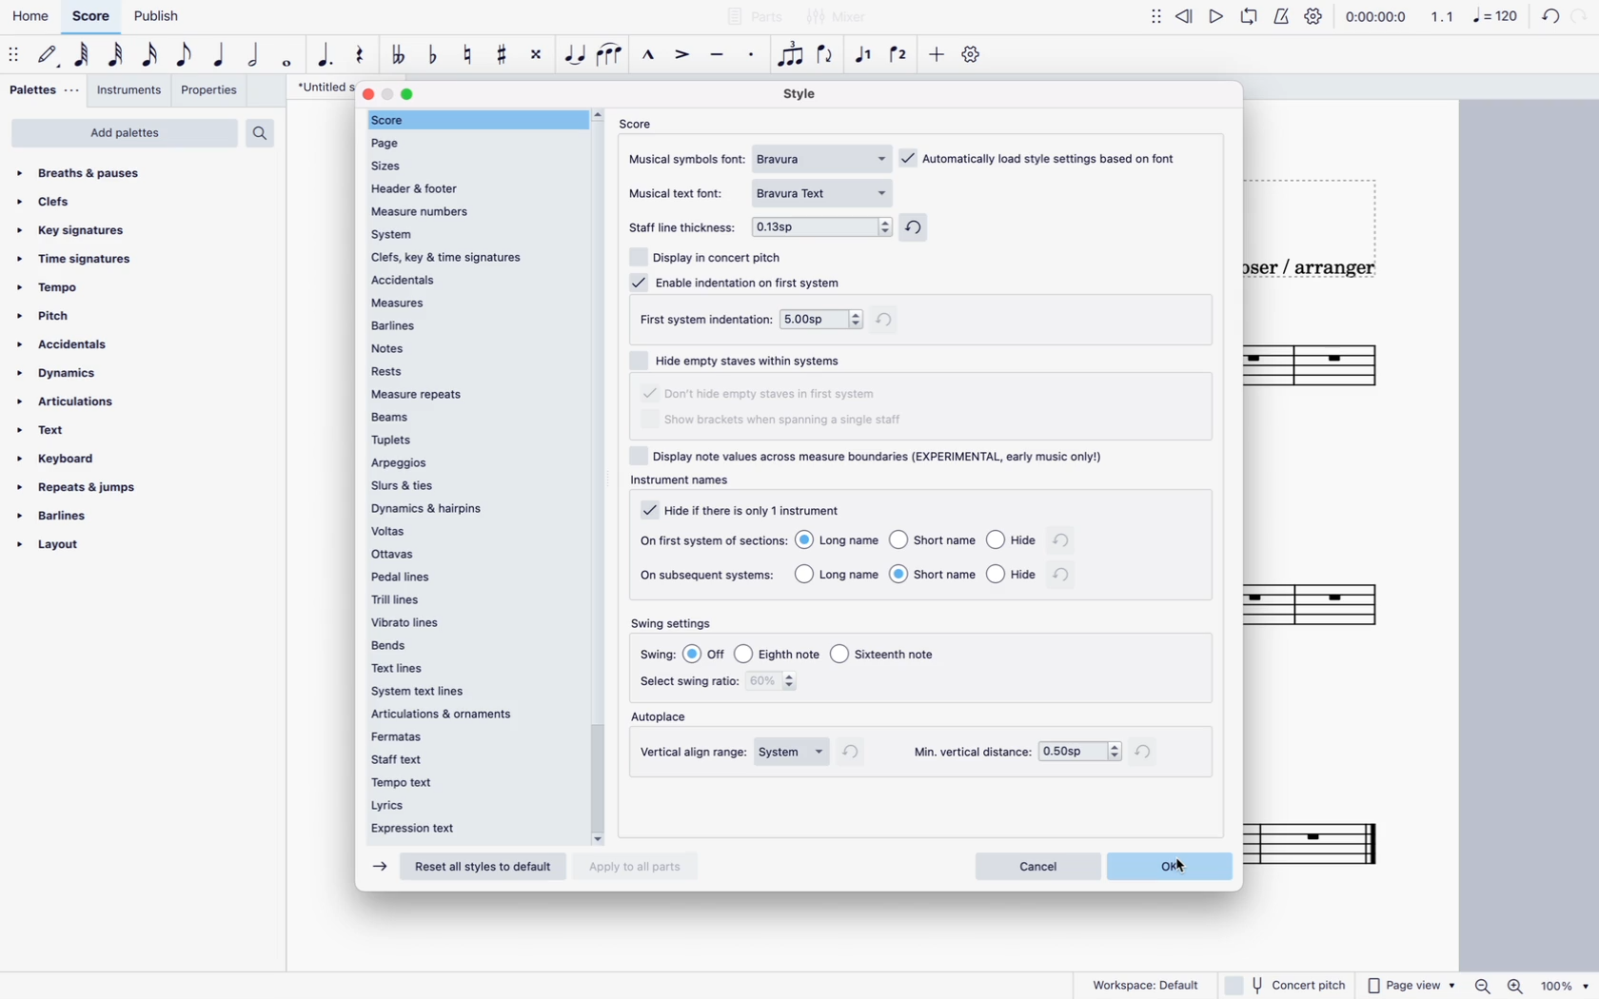 The image size is (1599, 999). I want to click on minimize, so click(388, 94).